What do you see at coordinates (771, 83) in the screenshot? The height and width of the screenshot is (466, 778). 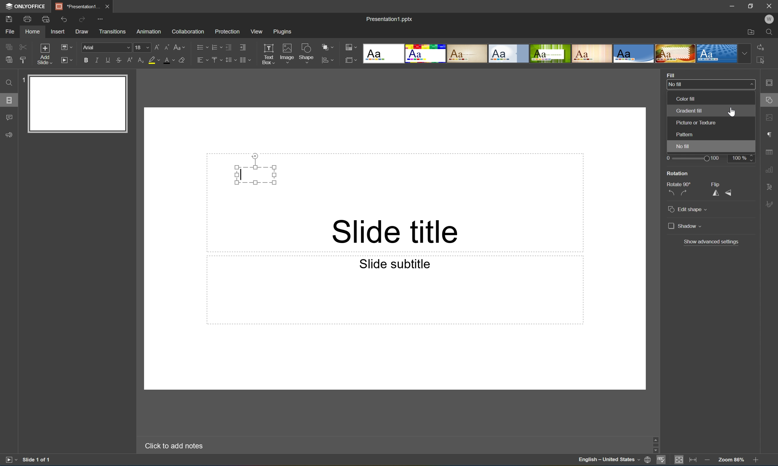 I see `Slide settings` at bounding box center [771, 83].